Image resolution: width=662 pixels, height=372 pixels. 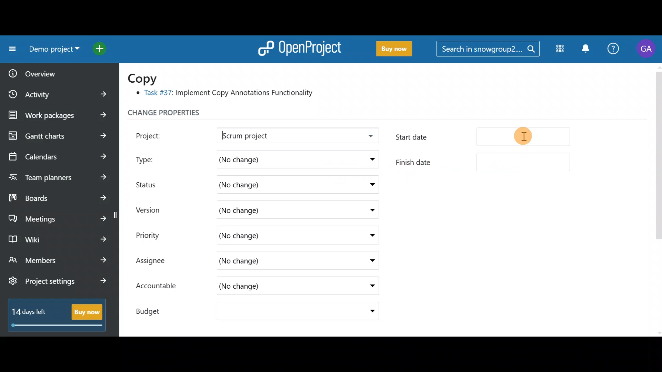 I want to click on Budget, so click(x=155, y=309).